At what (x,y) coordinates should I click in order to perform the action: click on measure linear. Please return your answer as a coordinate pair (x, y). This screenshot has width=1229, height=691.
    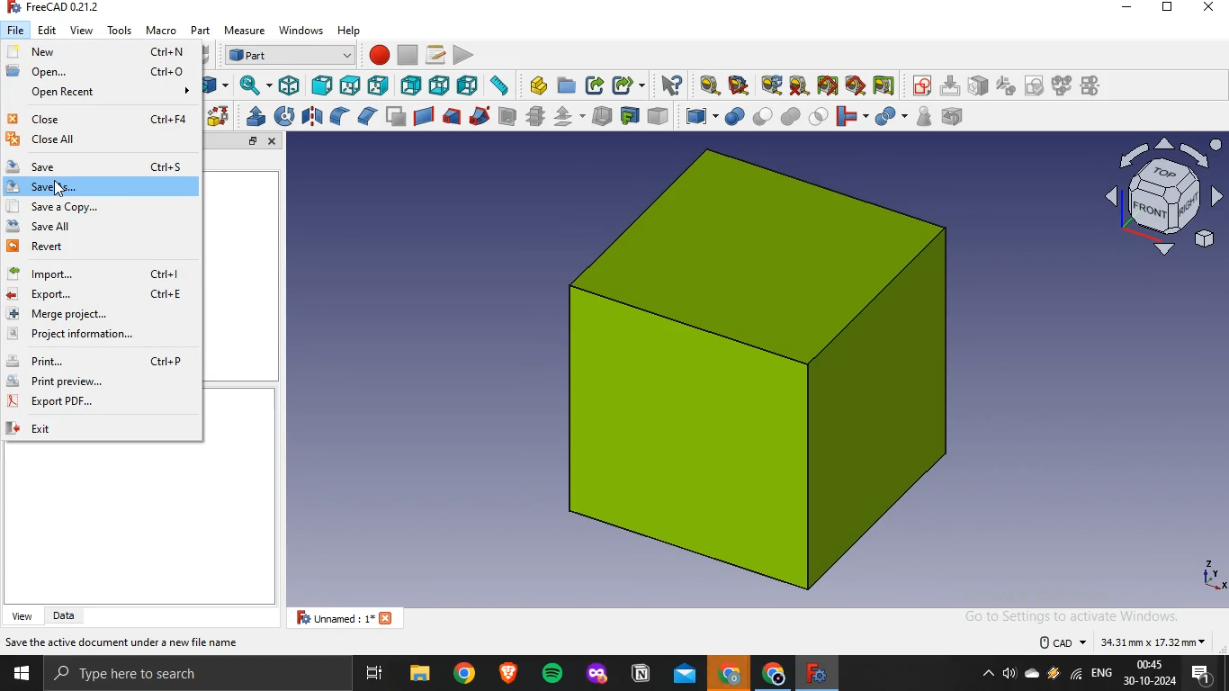
    Looking at the image, I should click on (711, 85).